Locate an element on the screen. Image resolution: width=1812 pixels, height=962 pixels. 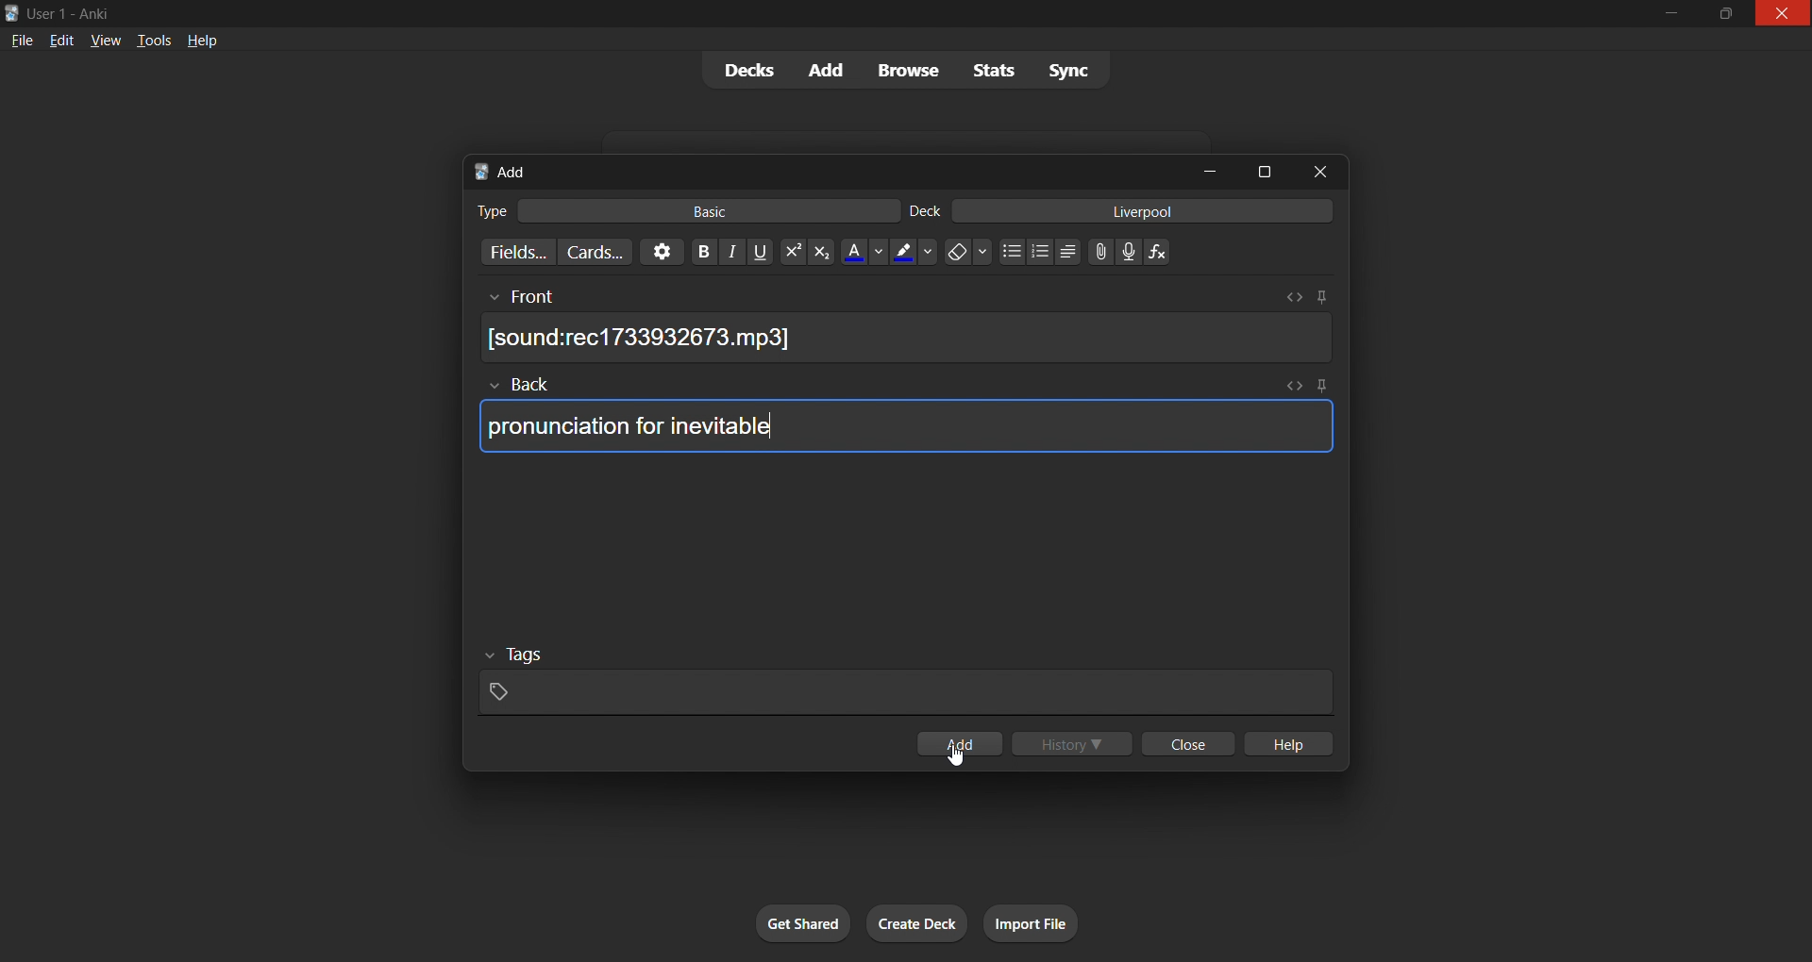
add is located at coordinates (828, 68).